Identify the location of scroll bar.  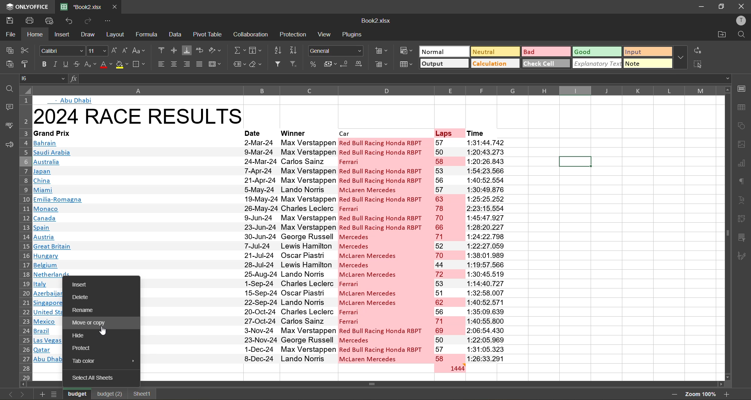
(727, 196).